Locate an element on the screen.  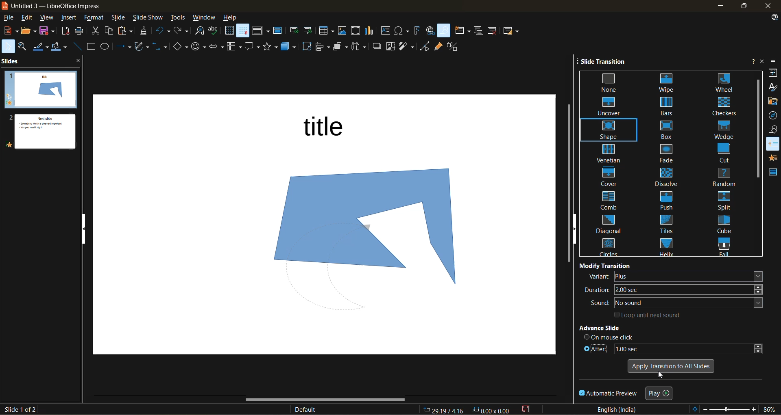
insert hyperlink is located at coordinates (431, 31).